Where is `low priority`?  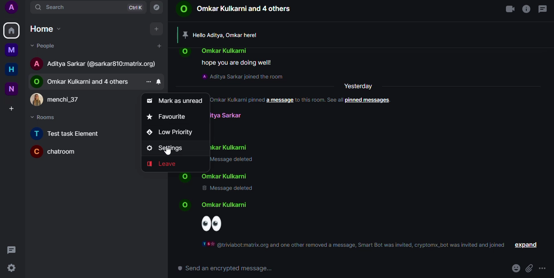
low priority is located at coordinates (173, 132).